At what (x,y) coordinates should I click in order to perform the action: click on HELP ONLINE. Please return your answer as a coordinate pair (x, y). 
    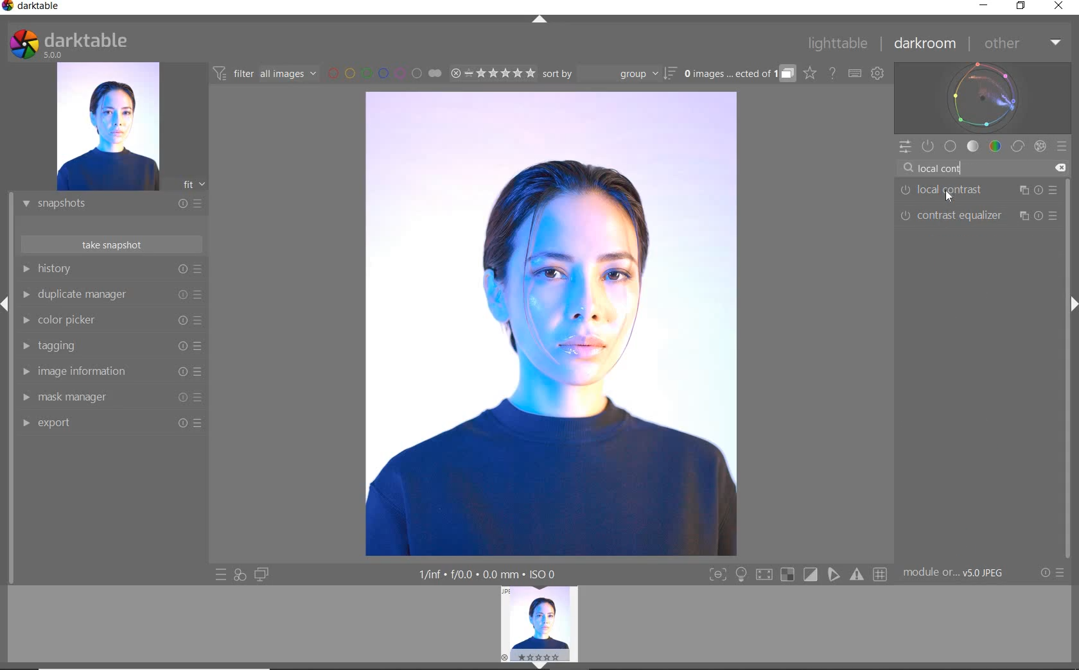
    Looking at the image, I should click on (832, 73).